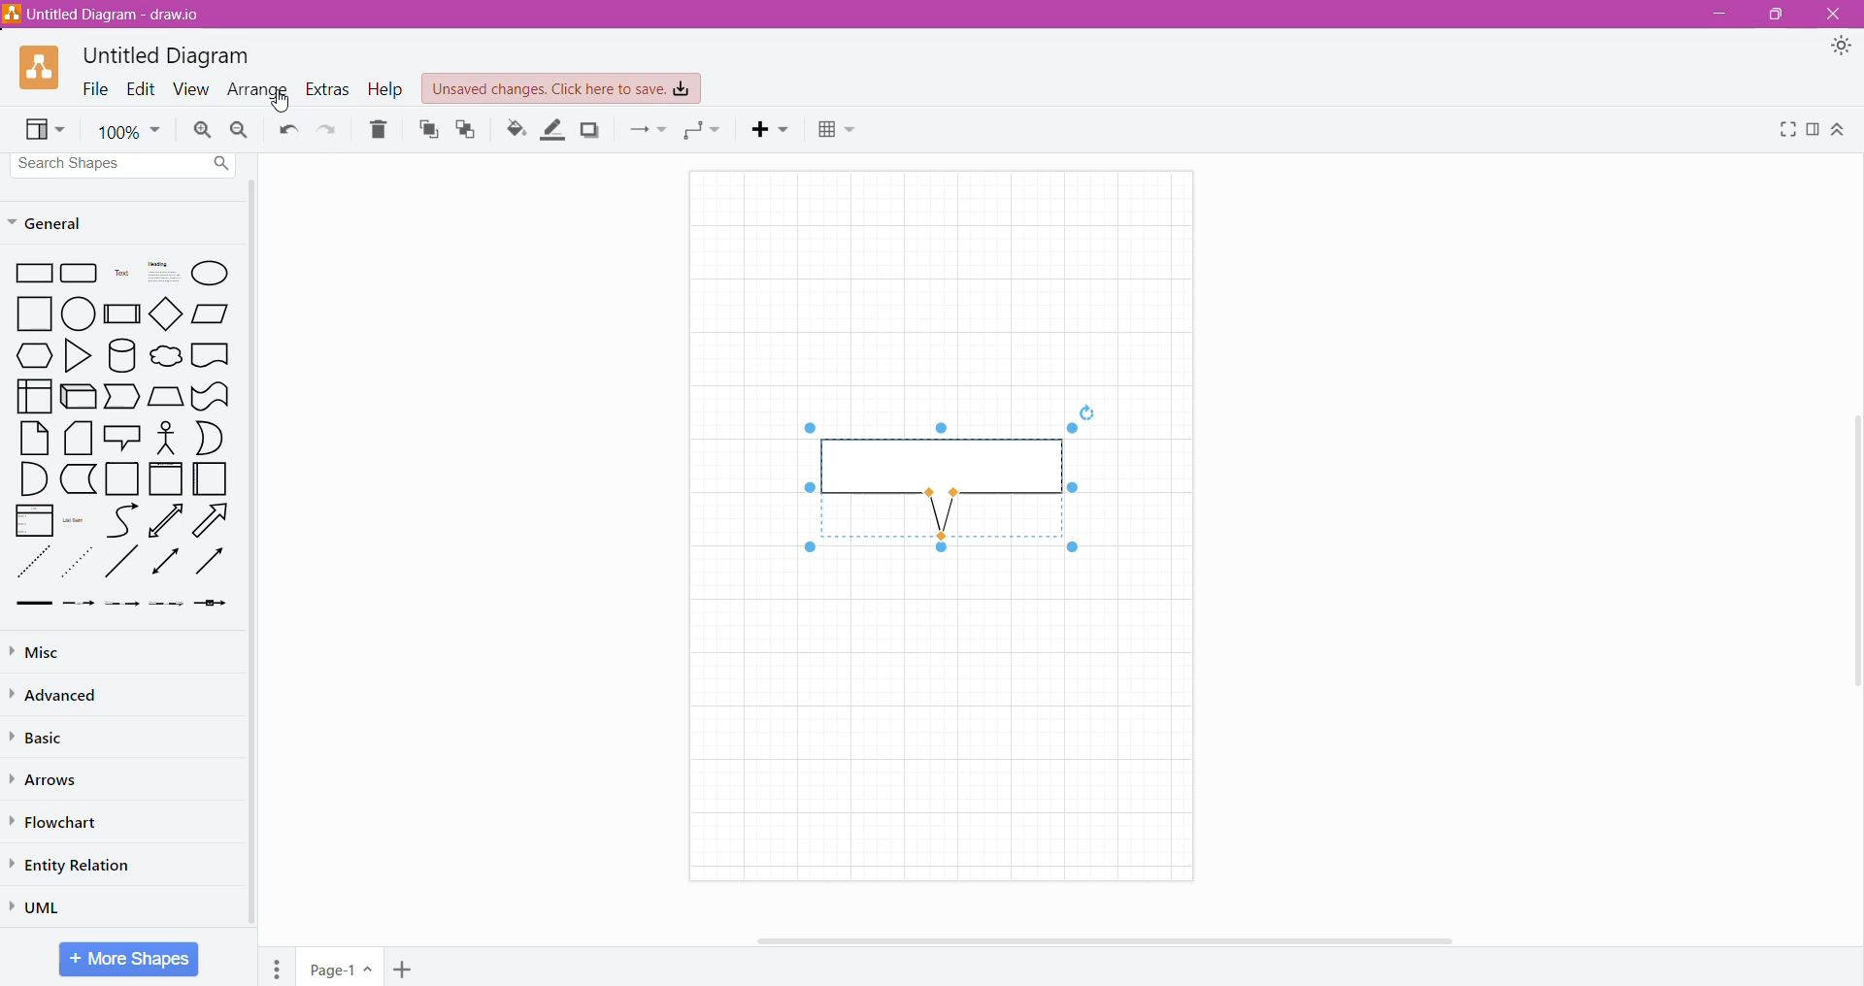 Image resolution: width=1864 pixels, height=986 pixels. Describe the element at coordinates (123, 563) in the screenshot. I see `diagonal line` at that location.